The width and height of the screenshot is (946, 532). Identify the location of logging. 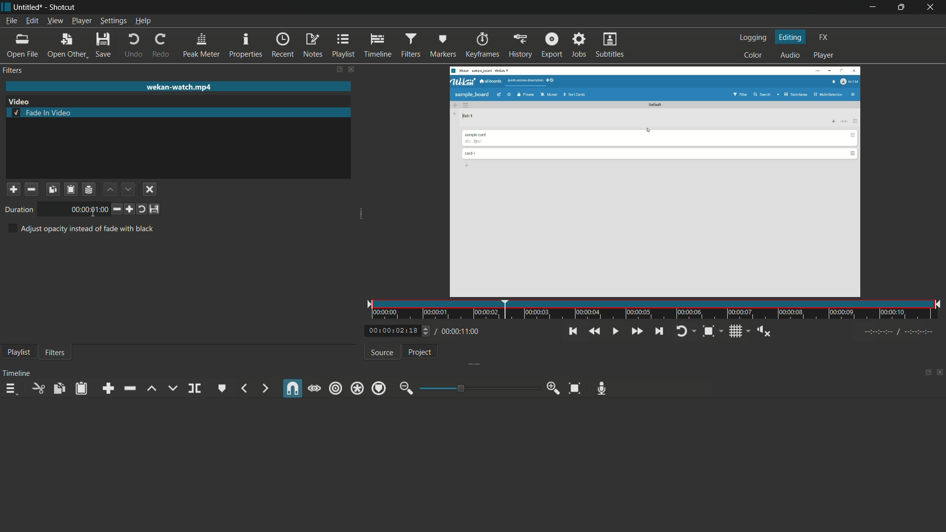
(755, 38).